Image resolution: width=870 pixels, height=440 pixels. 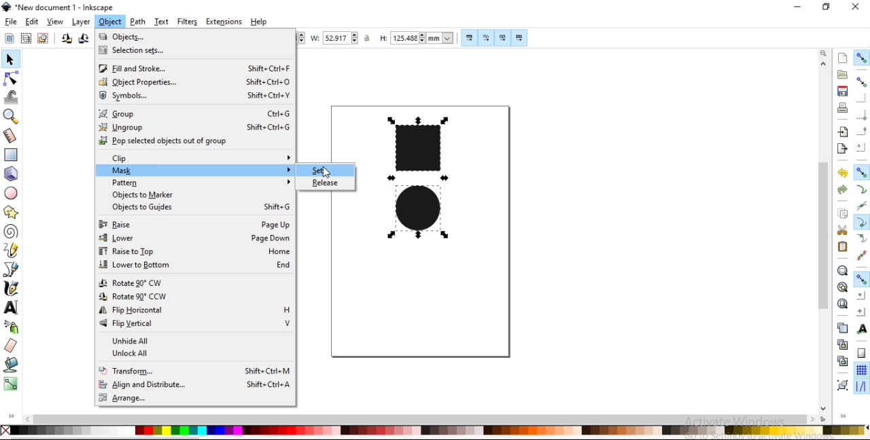 What do you see at coordinates (194, 96) in the screenshot?
I see `symbols` at bounding box center [194, 96].